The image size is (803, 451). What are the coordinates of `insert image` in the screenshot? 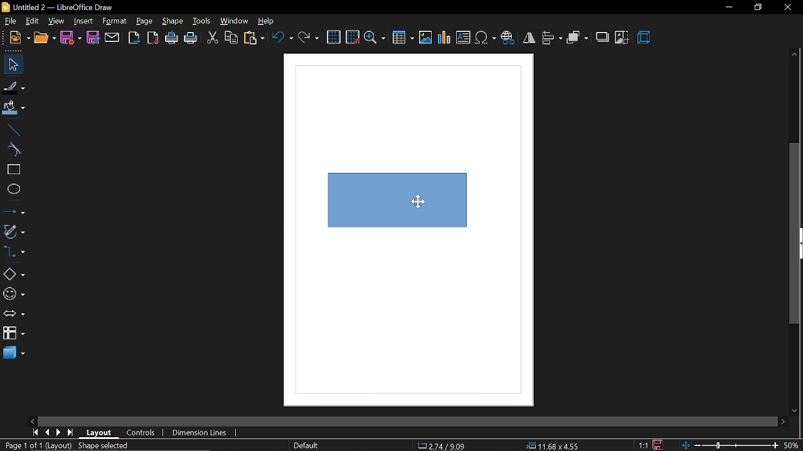 It's located at (425, 39).